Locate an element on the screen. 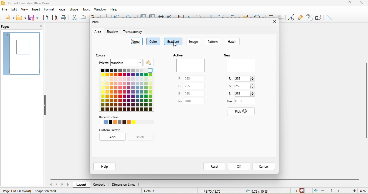 This screenshot has height=194, width=368. toggle extrusion is located at coordinates (309, 17).